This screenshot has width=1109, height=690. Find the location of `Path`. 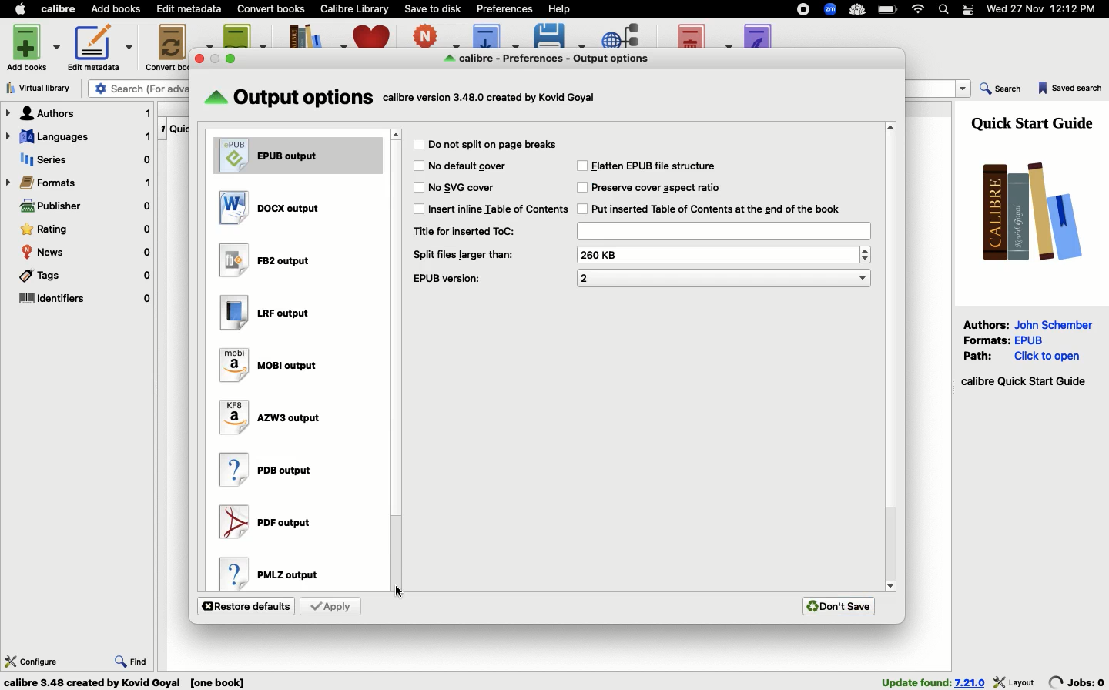

Path is located at coordinates (980, 355).